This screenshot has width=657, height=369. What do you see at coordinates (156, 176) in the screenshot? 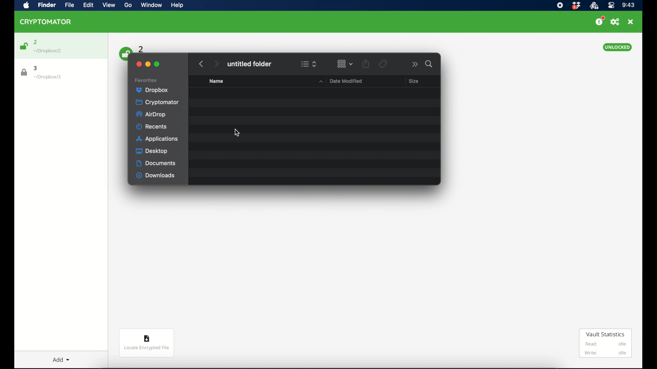
I see `downloads` at bounding box center [156, 176].